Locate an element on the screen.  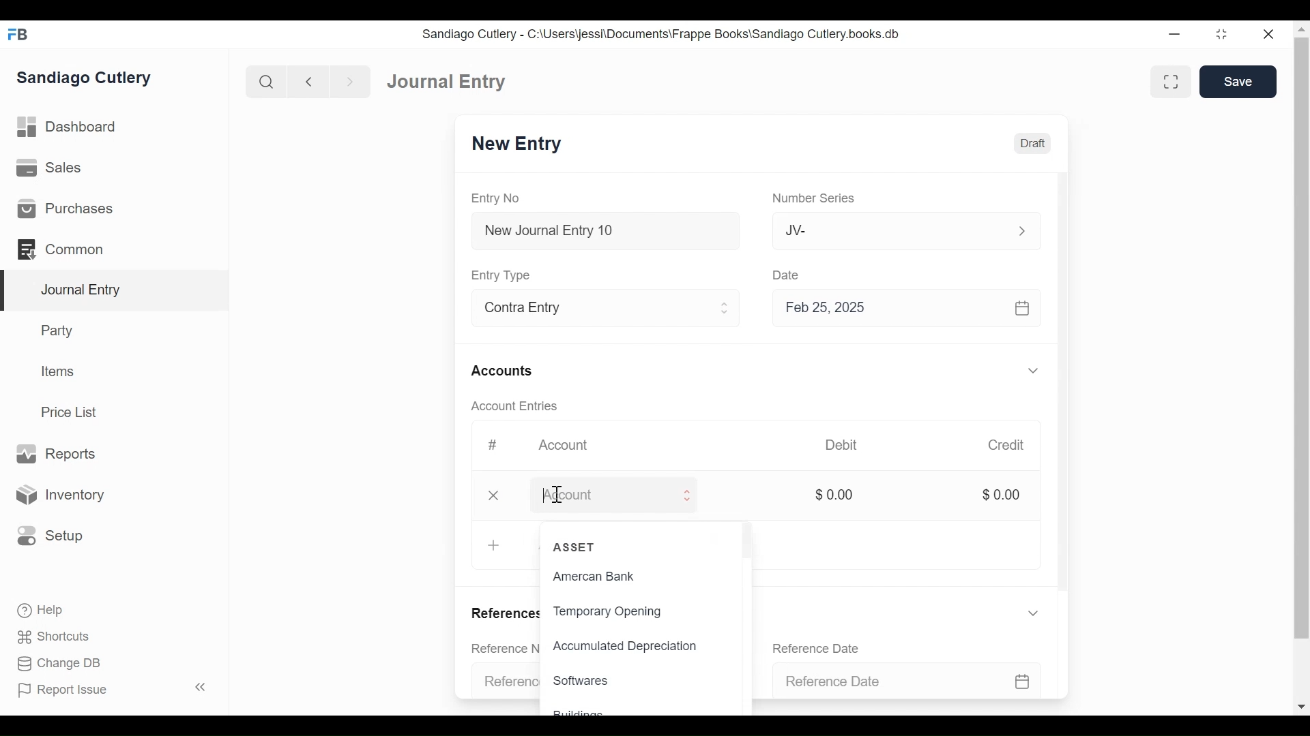
Entry No is located at coordinates (504, 197).